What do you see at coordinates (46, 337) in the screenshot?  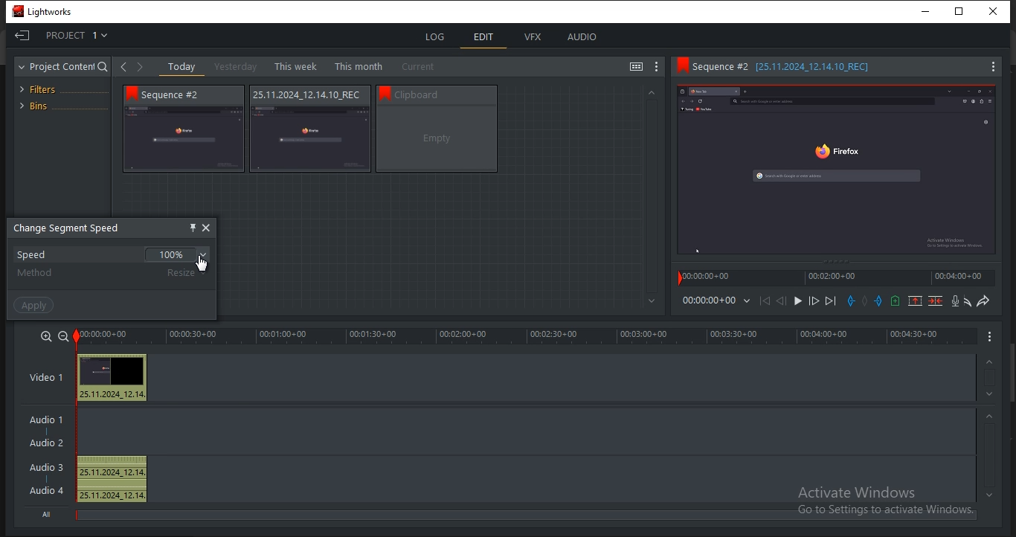 I see `zoom in` at bounding box center [46, 337].